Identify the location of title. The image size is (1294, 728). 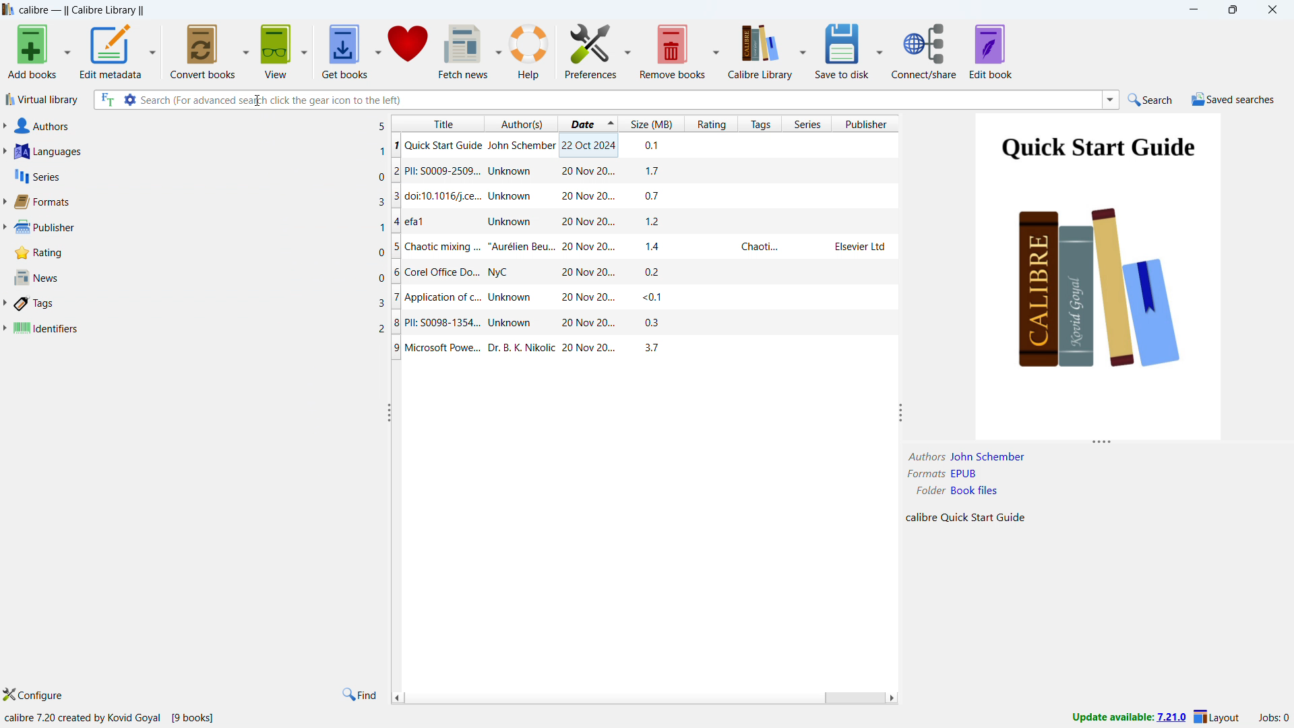
(82, 9).